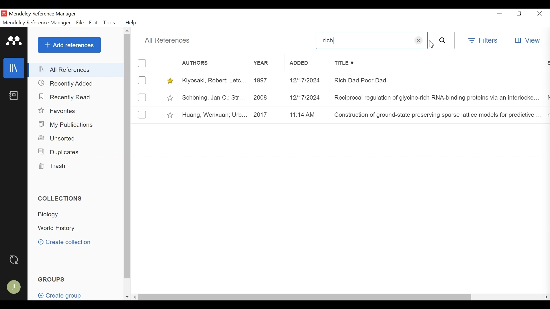 The height and width of the screenshot is (309, 550). What do you see at coordinates (142, 63) in the screenshot?
I see `(un)select` at bounding box center [142, 63].